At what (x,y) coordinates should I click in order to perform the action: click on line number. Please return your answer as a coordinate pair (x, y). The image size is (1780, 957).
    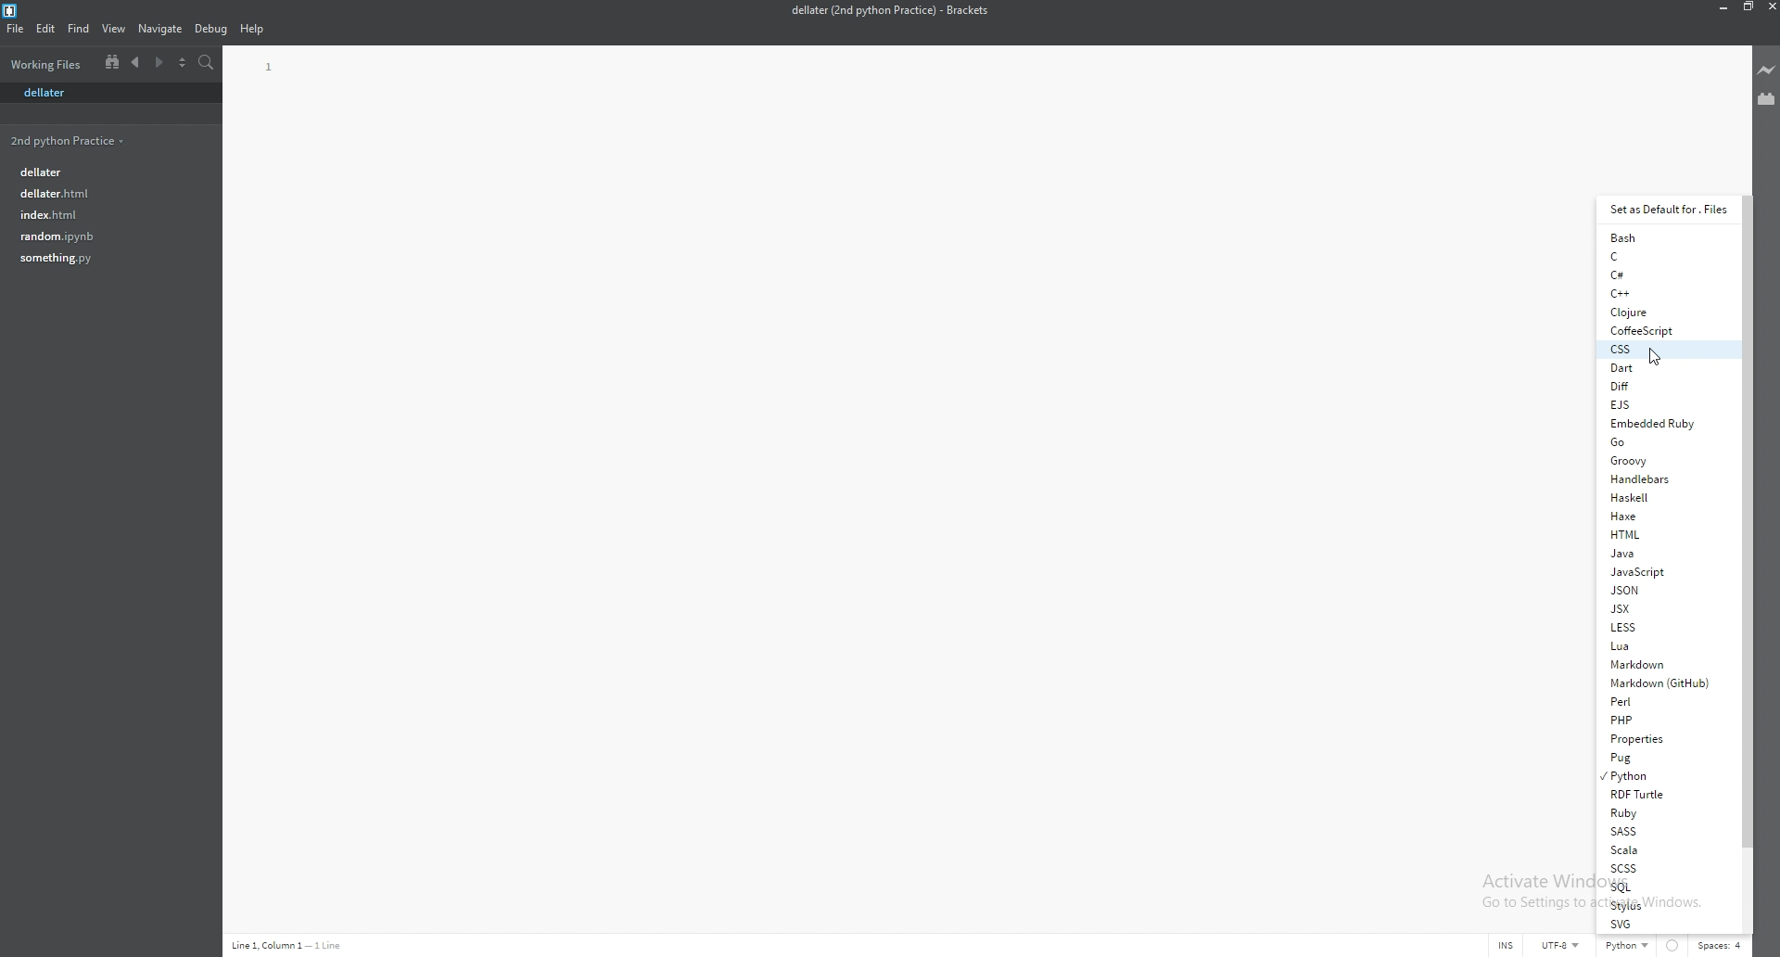
    Looking at the image, I should click on (271, 68).